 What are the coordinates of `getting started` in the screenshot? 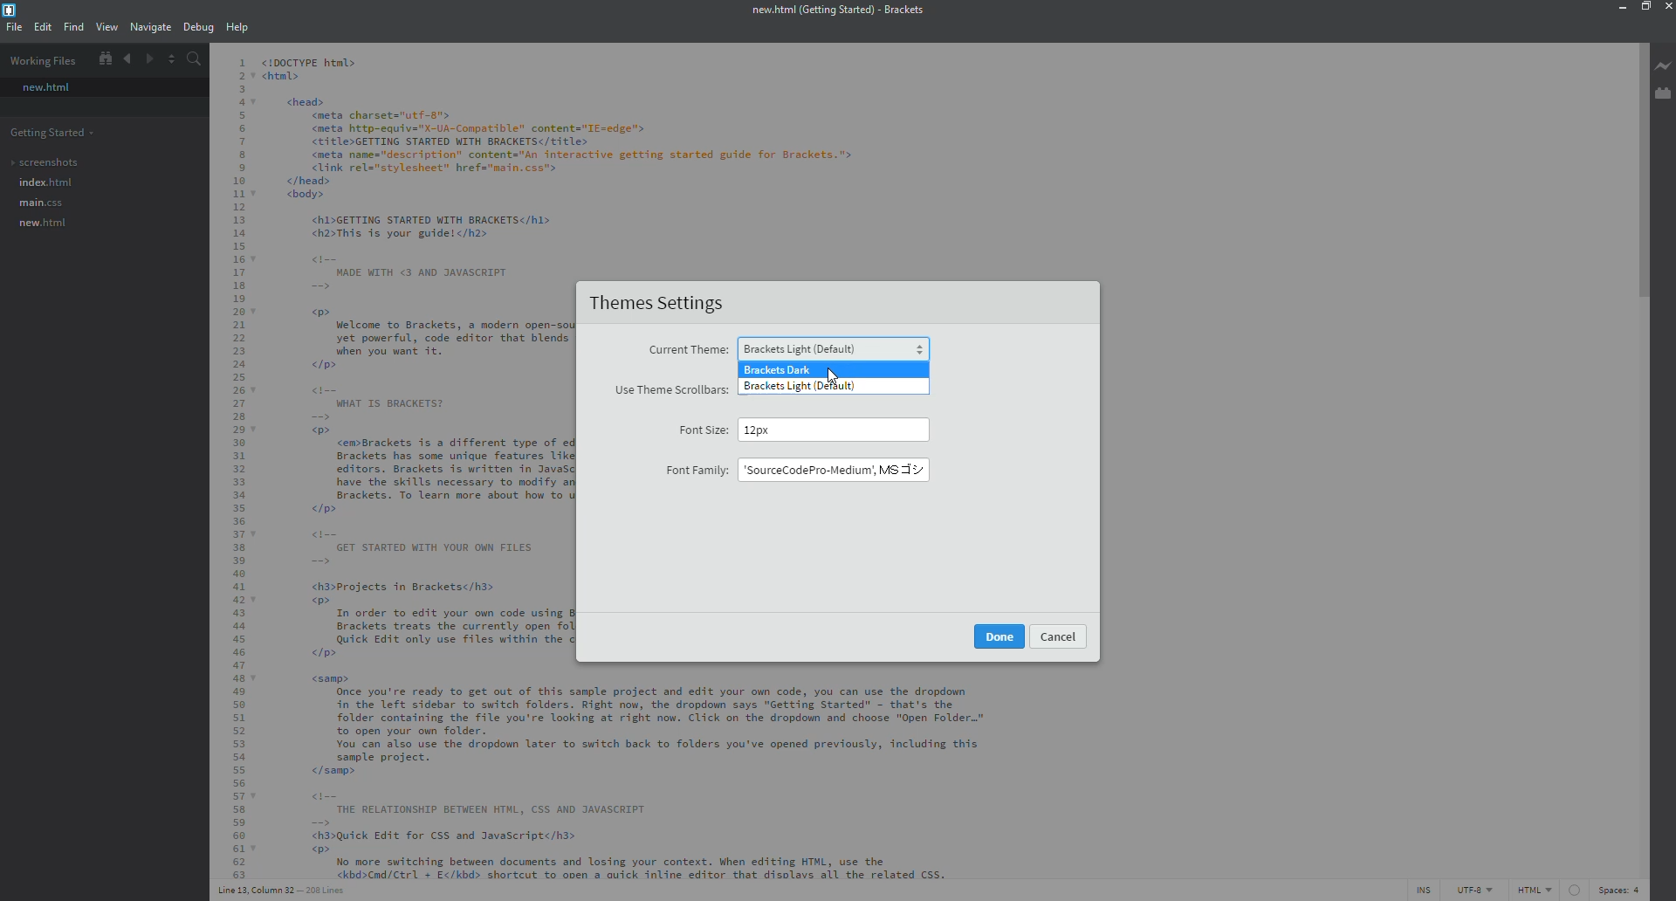 It's located at (53, 133).